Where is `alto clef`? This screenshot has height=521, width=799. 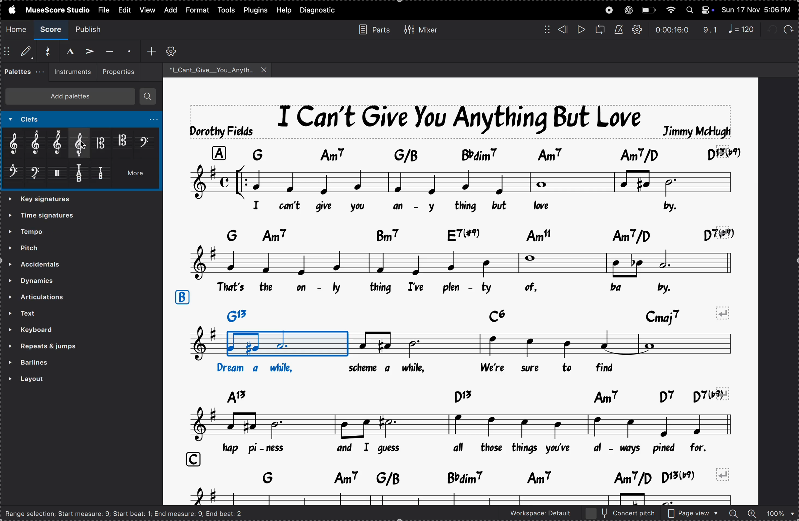 alto clef is located at coordinates (101, 143).